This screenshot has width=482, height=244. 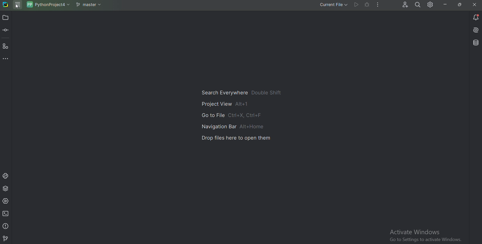 What do you see at coordinates (6, 31) in the screenshot?
I see `Commit` at bounding box center [6, 31].